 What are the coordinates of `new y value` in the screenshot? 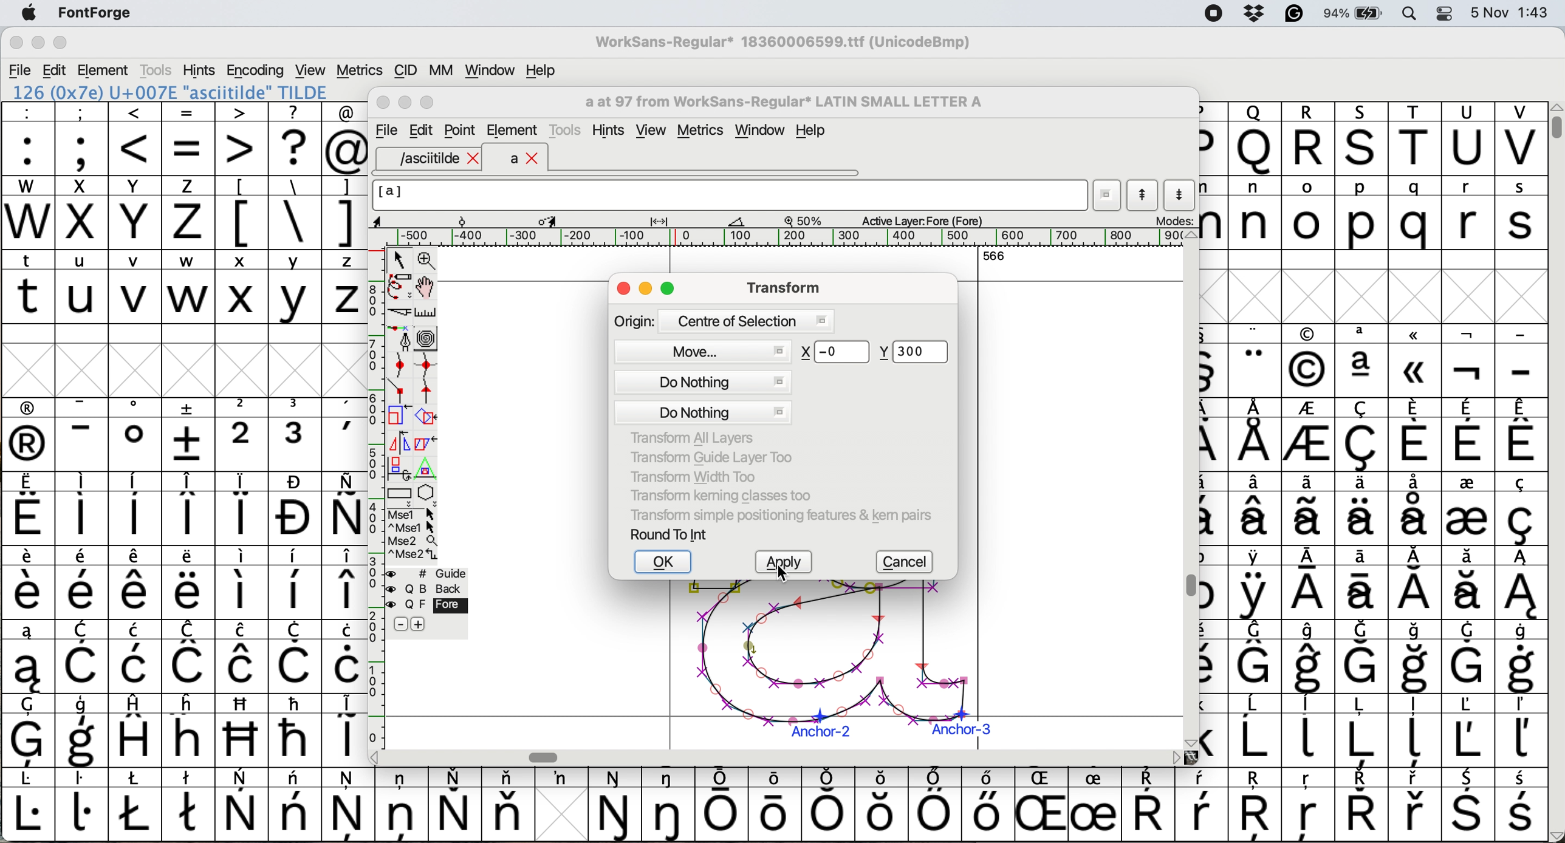 It's located at (918, 353).